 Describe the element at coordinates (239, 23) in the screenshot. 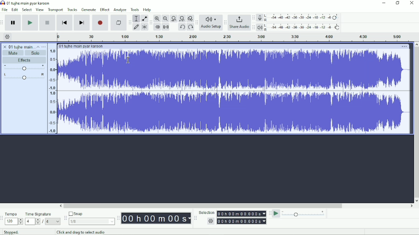

I see `Share Audio` at that location.